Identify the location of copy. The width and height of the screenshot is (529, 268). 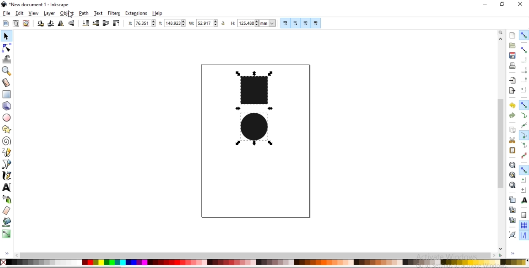
(513, 131).